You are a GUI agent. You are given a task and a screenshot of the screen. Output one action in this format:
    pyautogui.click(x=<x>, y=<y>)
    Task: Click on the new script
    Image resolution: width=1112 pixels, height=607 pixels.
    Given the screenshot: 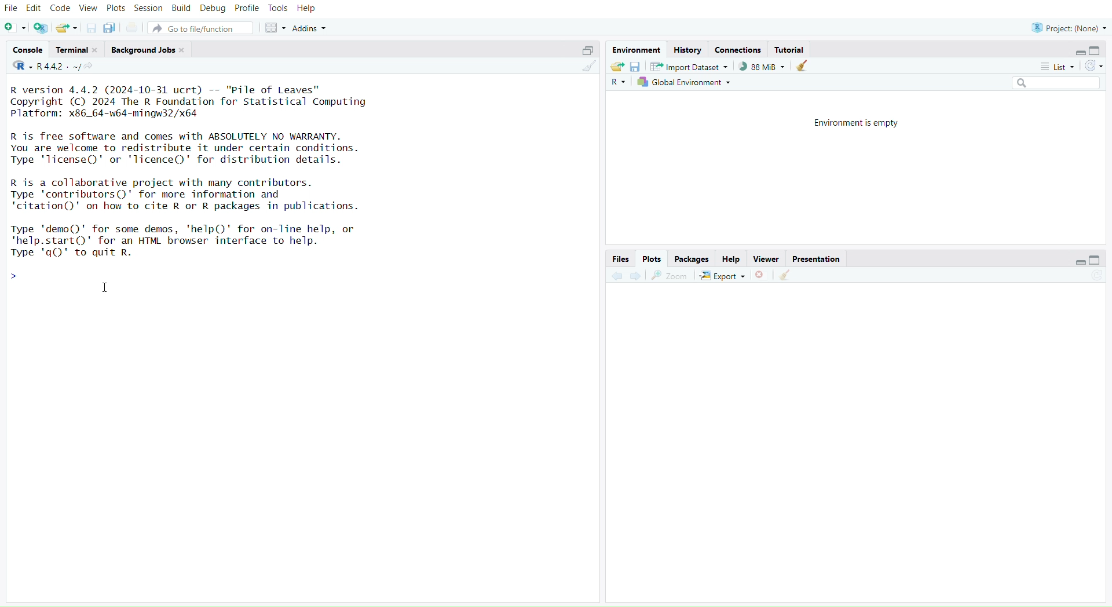 What is the action you would take?
    pyautogui.click(x=16, y=28)
    